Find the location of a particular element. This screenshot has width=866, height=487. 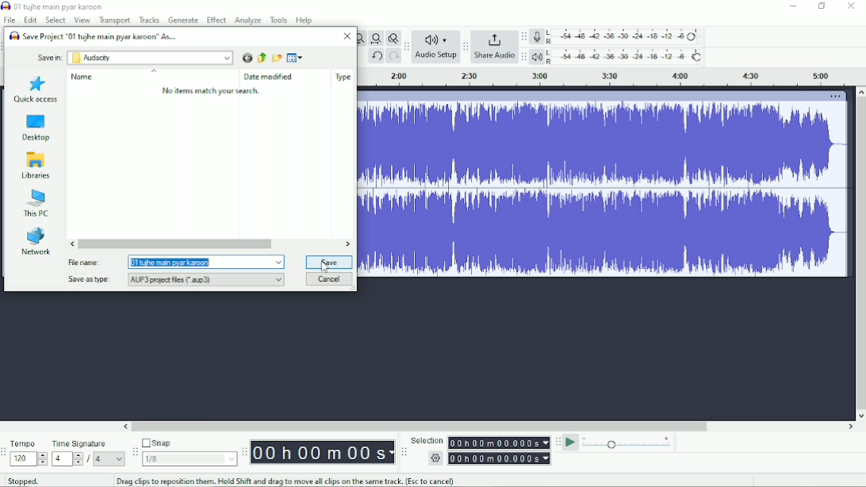

Desktop is located at coordinates (35, 128).